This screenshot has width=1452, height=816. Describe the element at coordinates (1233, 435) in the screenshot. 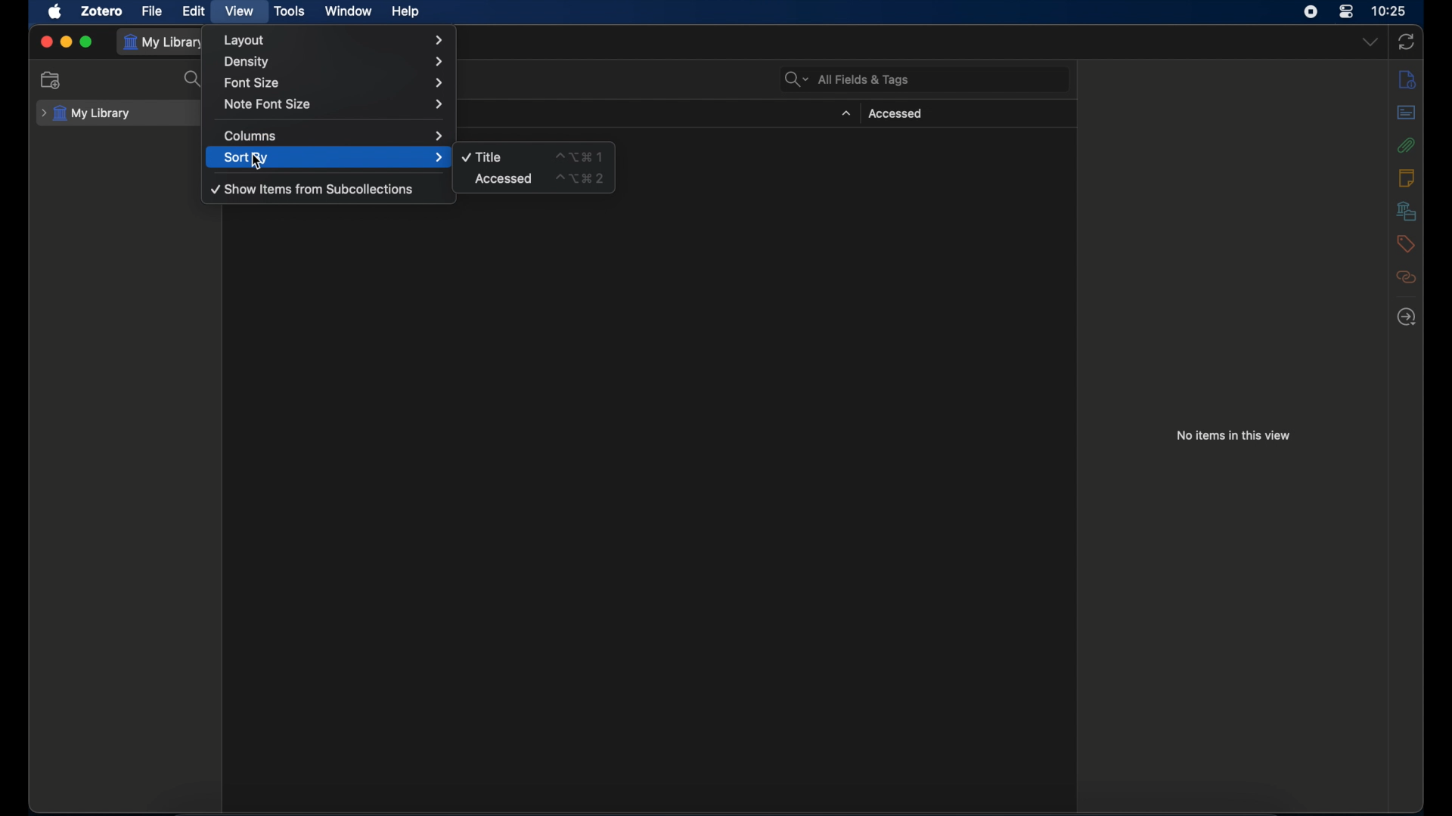

I see `no items in this view` at that location.